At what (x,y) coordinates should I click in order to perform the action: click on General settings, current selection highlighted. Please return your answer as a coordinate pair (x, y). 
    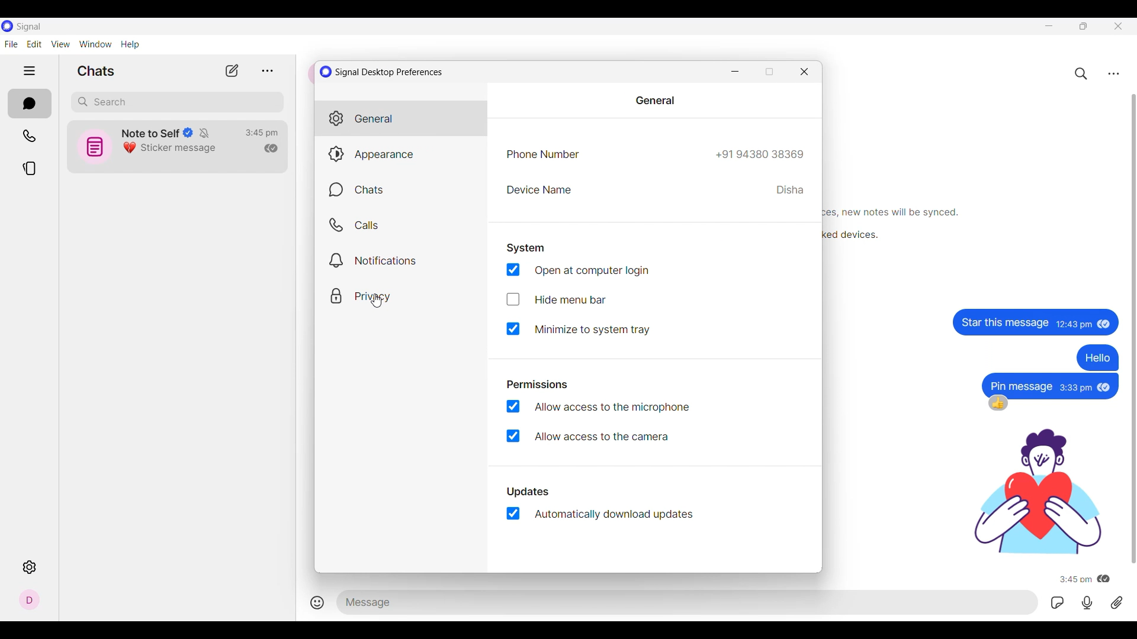
    Looking at the image, I should click on (401, 118).